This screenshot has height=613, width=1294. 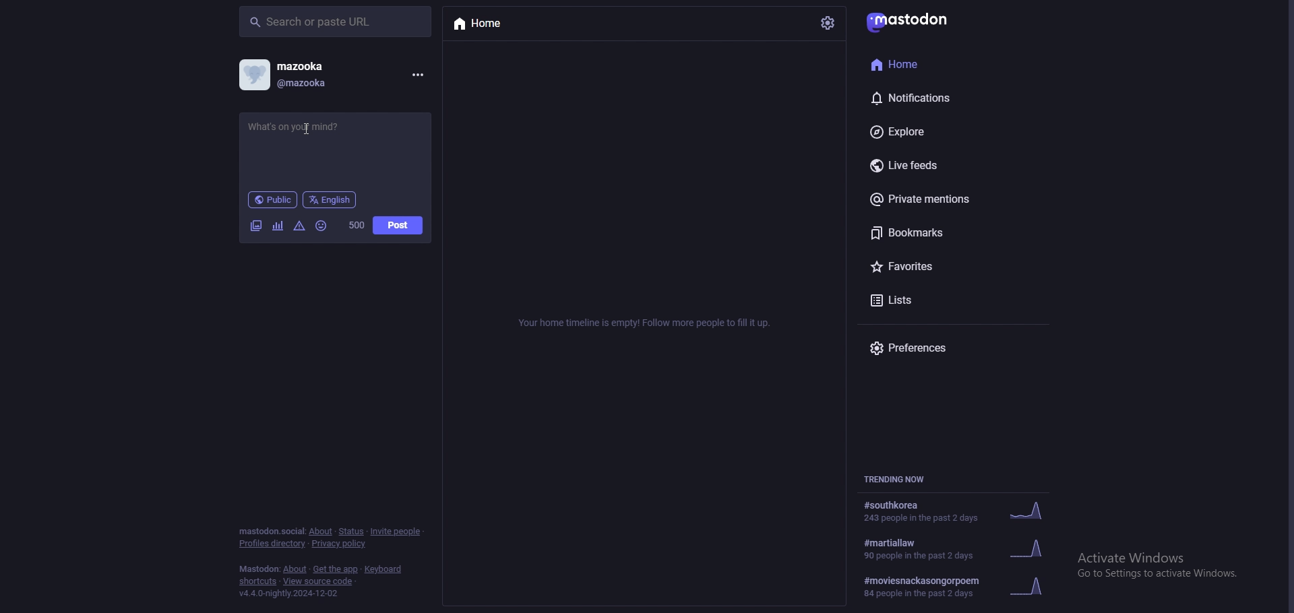 What do you see at coordinates (321, 226) in the screenshot?
I see `emoji` at bounding box center [321, 226].